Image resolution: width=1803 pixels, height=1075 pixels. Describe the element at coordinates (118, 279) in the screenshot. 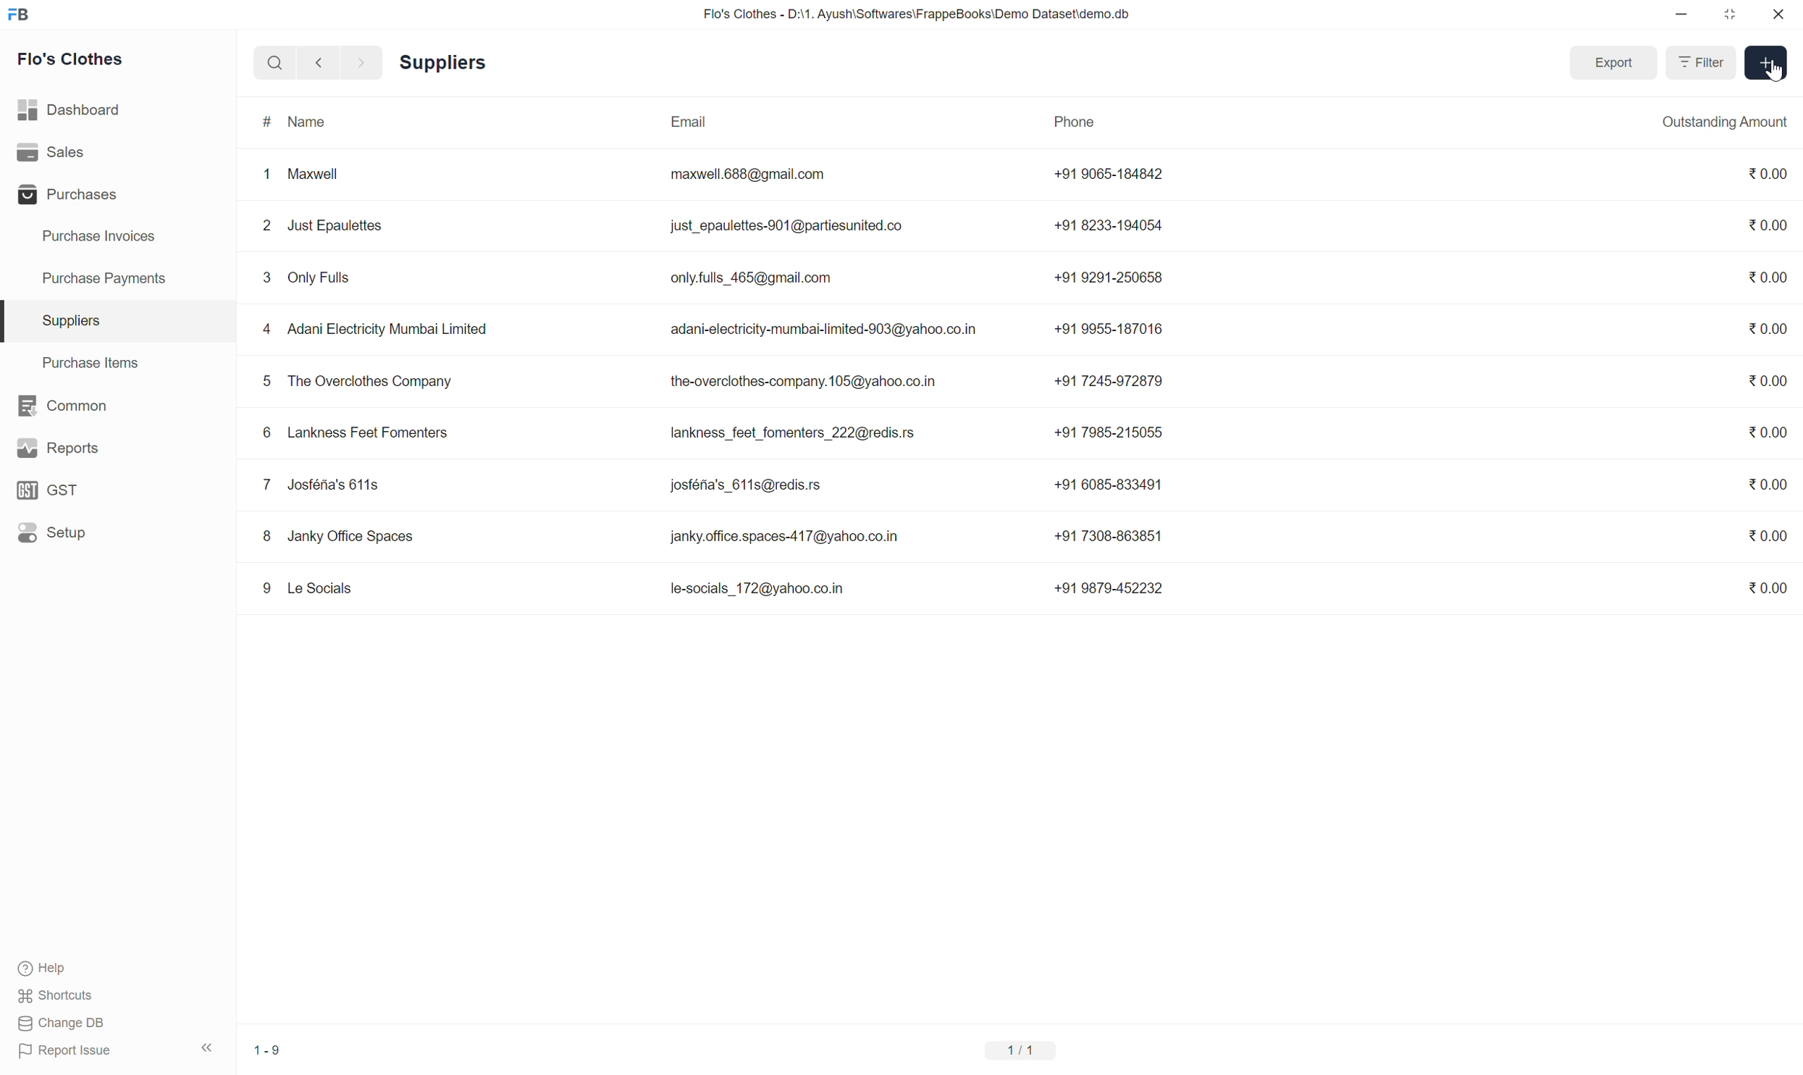

I see `Purchase Payments` at that location.